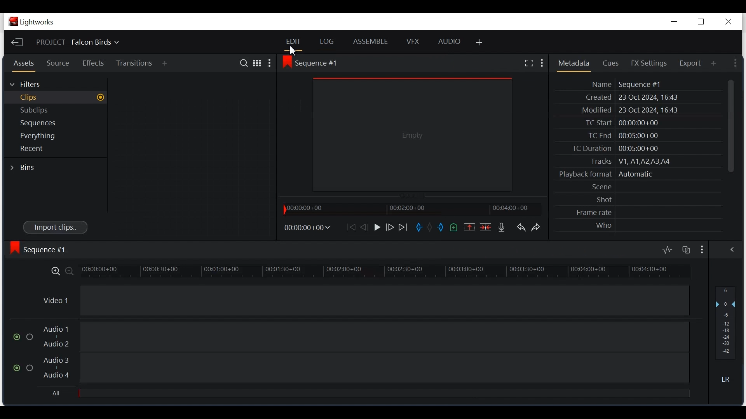 Image resolution: width=746 pixels, height=419 pixels. I want to click on Show settings menu, so click(270, 62).